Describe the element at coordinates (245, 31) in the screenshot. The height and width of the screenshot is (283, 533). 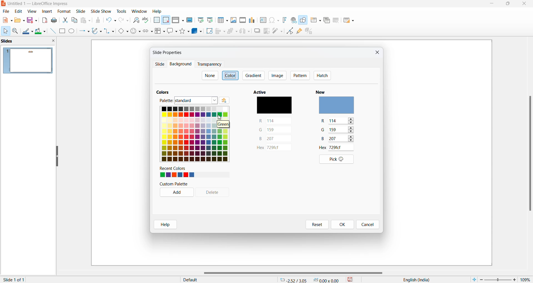
I see `object distribution` at that location.